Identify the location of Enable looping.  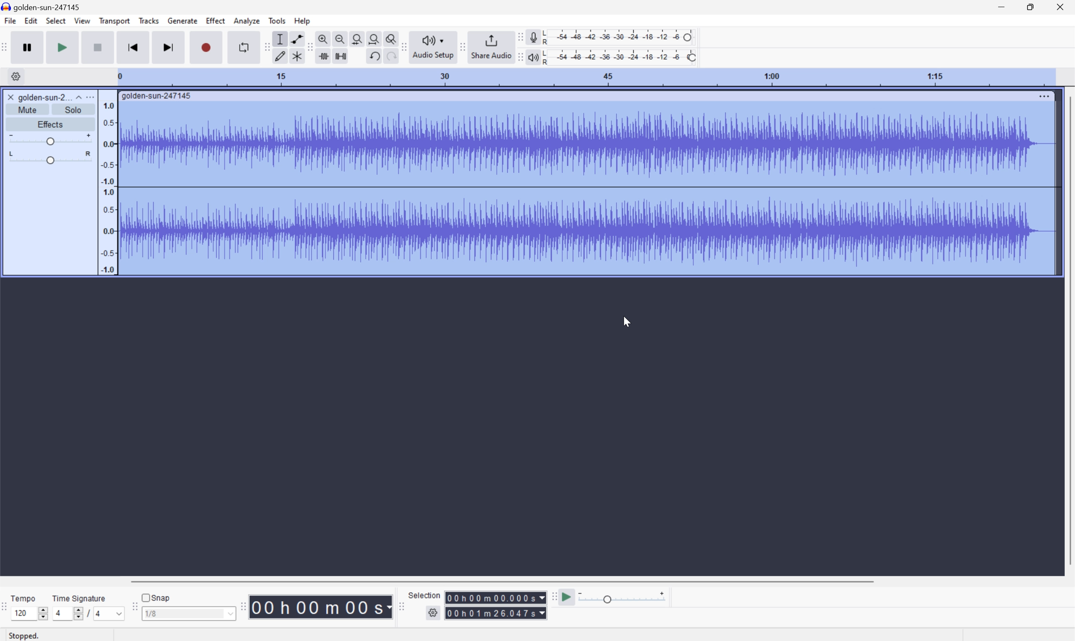
(243, 47).